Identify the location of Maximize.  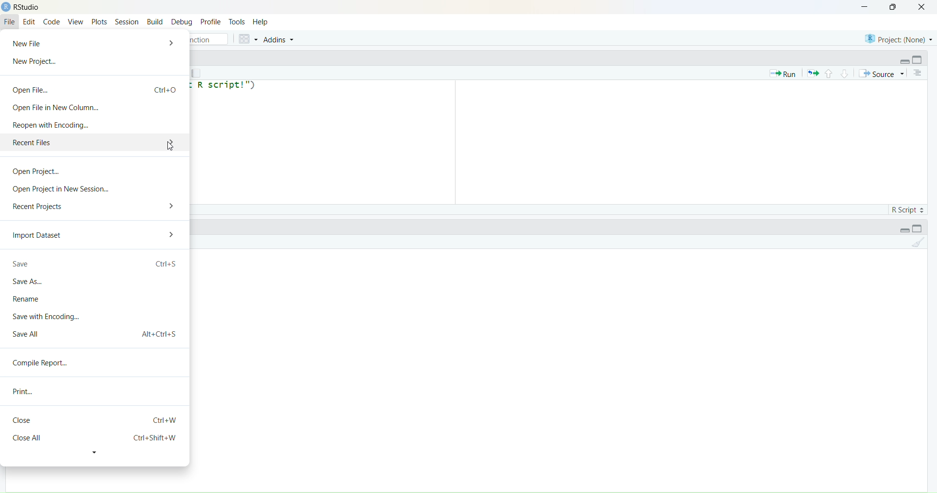
(895, 7).